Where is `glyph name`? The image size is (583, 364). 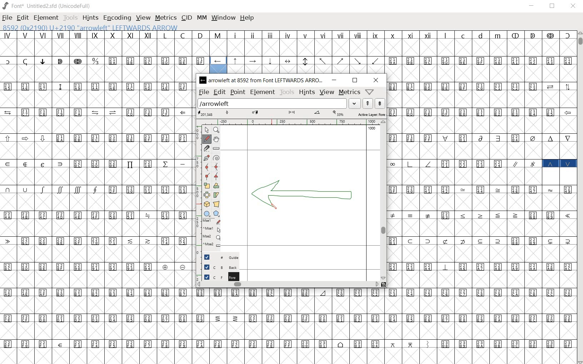
glyph name is located at coordinates (262, 80).